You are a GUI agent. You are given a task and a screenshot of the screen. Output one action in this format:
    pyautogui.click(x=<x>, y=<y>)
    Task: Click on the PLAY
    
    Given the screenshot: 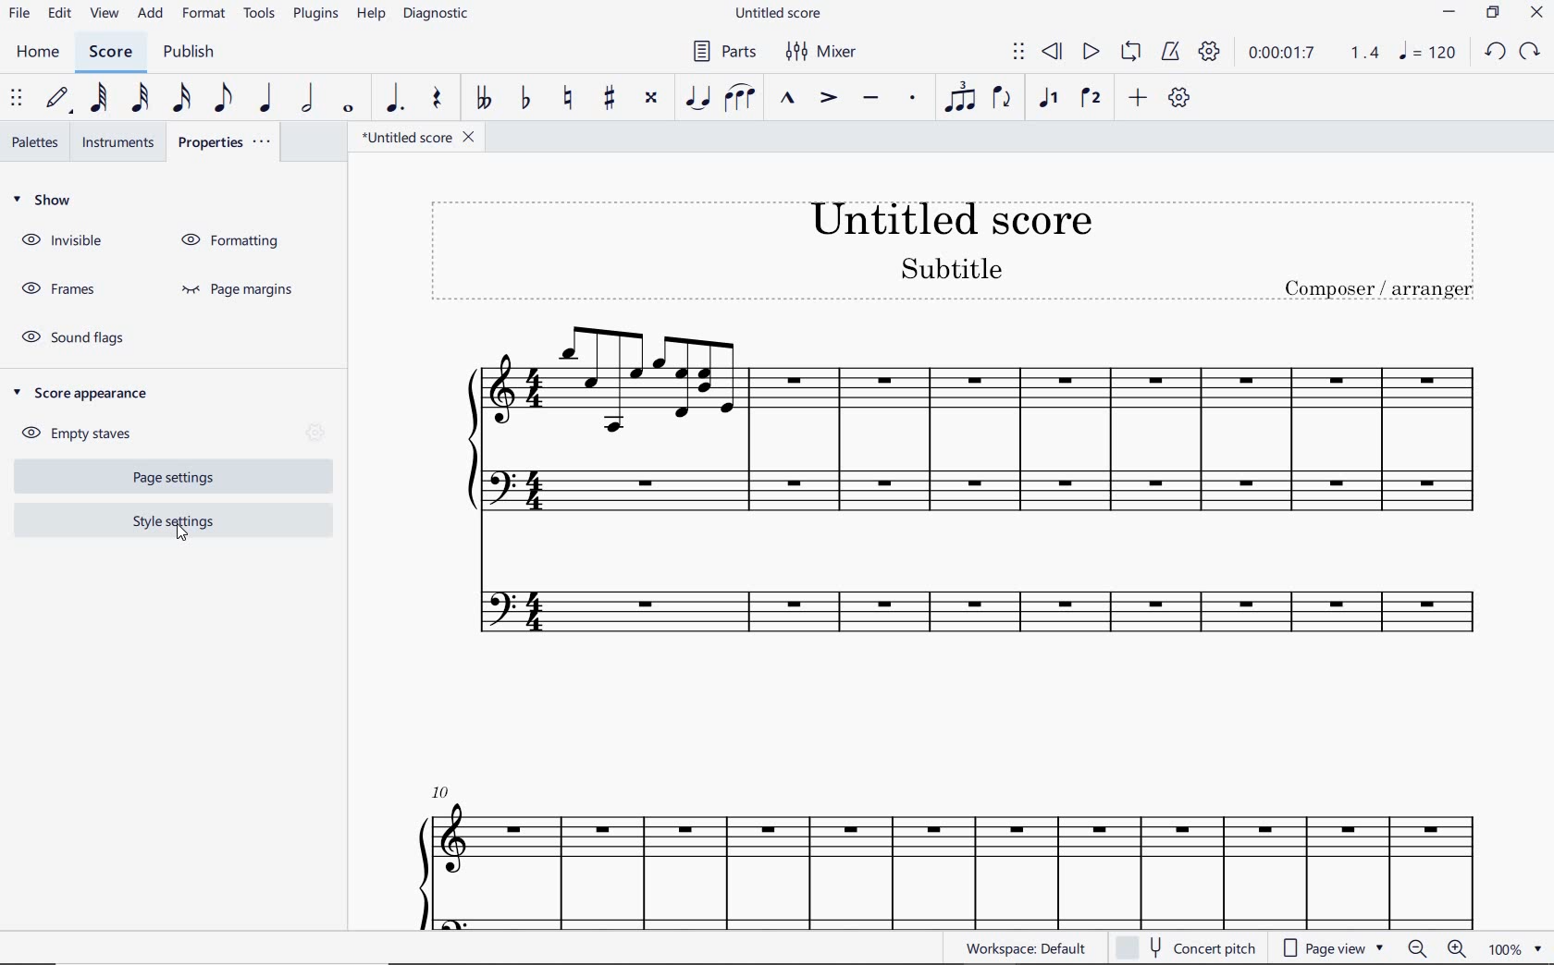 What is the action you would take?
    pyautogui.click(x=1090, y=53)
    